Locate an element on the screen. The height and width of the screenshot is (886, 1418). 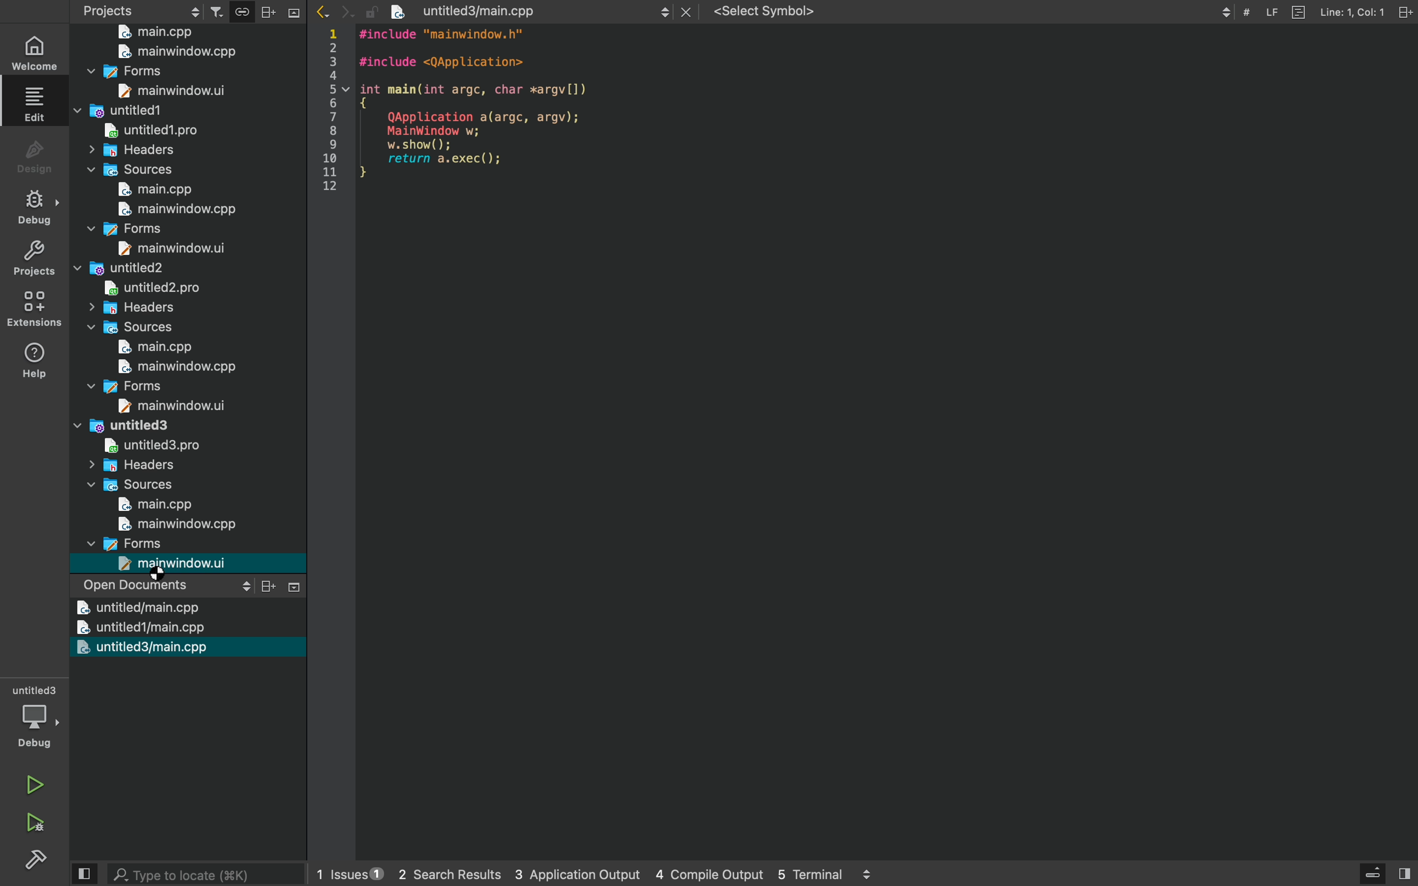
mainwindow is located at coordinates (146, 426).